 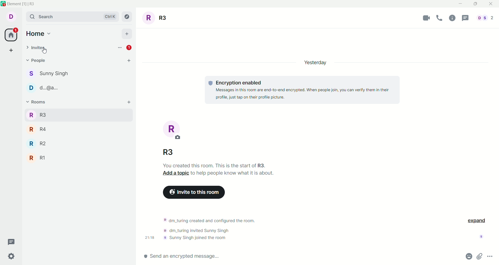 I want to click on account, so click(x=483, y=236).